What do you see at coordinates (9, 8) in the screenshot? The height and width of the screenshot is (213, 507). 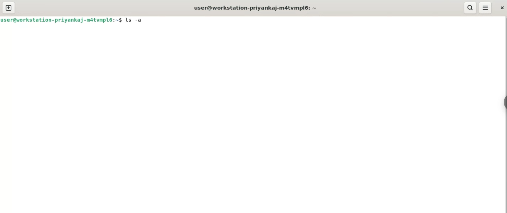 I see `new tab` at bounding box center [9, 8].